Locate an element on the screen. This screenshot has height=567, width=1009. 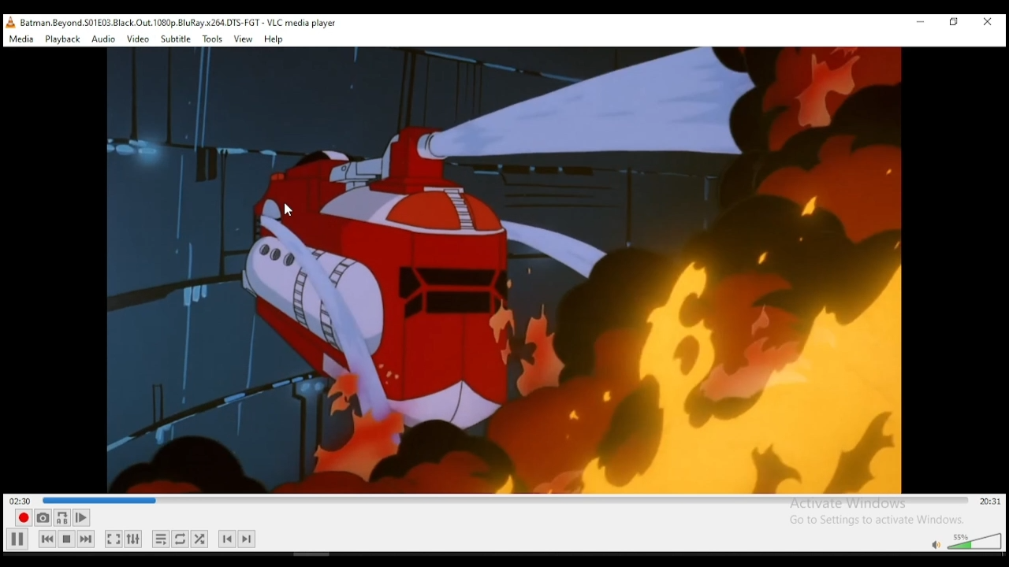
minimize is located at coordinates (917, 24).